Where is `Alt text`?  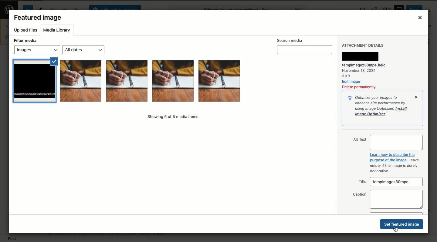 Alt text is located at coordinates (388, 143).